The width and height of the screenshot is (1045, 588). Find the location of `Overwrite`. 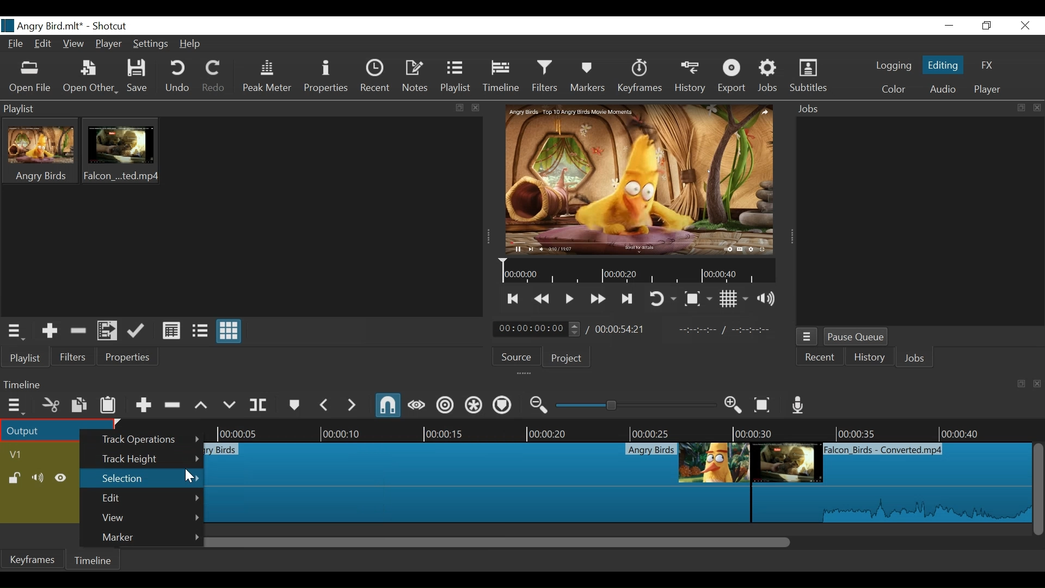

Overwrite is located at coordinates (229, 405).